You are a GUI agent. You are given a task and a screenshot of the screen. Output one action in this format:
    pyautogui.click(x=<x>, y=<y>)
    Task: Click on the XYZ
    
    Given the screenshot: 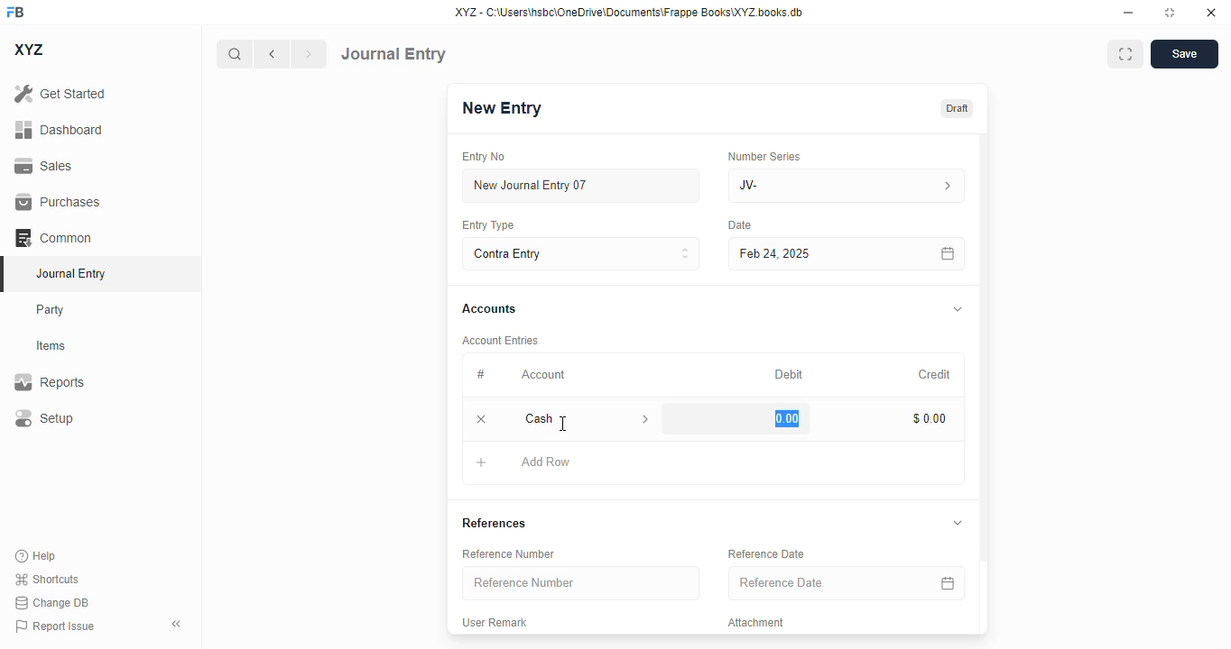 What is the action you would take?
    pyautogui.click(x=28, y=50)
    